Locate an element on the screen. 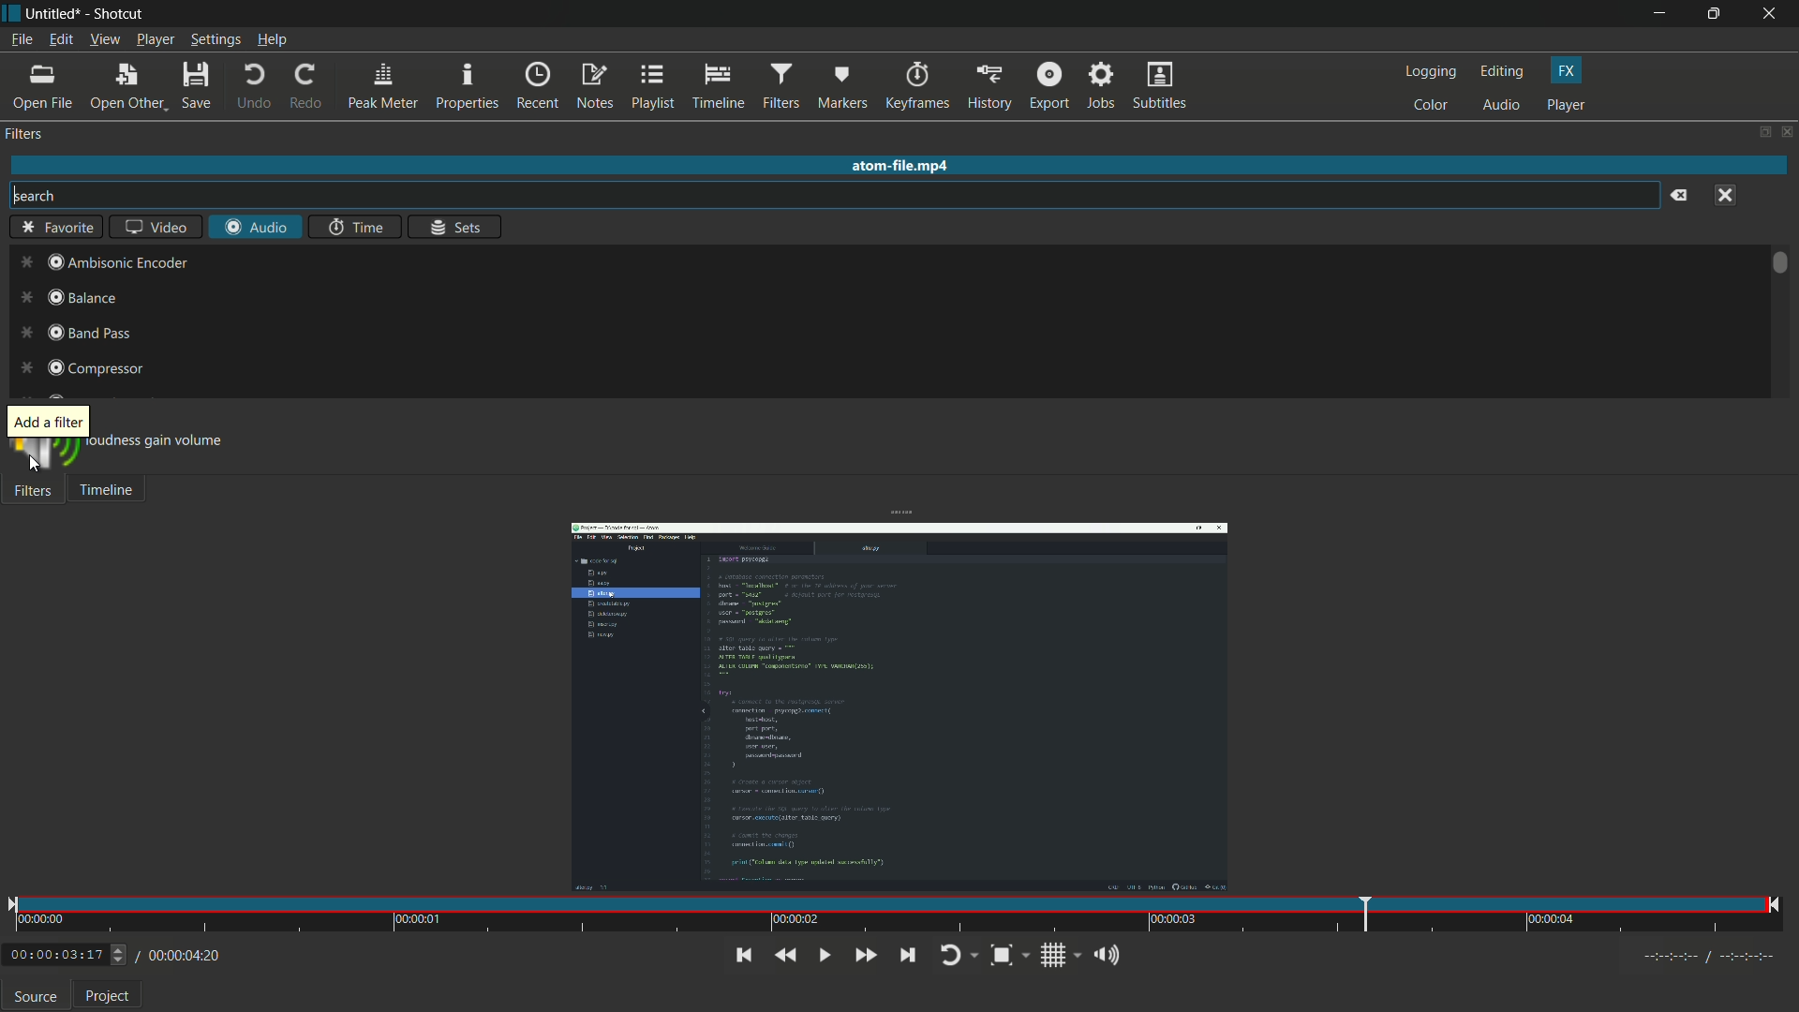 The height and width of the screenshot is (1012, 1799). clear search is located at coordinates (1679, 197).